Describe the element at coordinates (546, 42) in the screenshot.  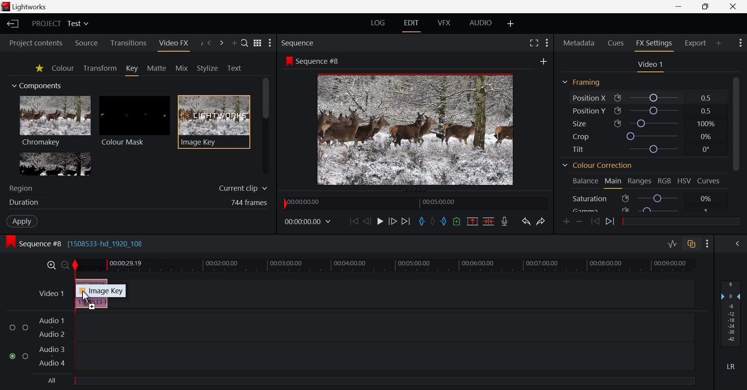
I see `Show Settings` at that location.